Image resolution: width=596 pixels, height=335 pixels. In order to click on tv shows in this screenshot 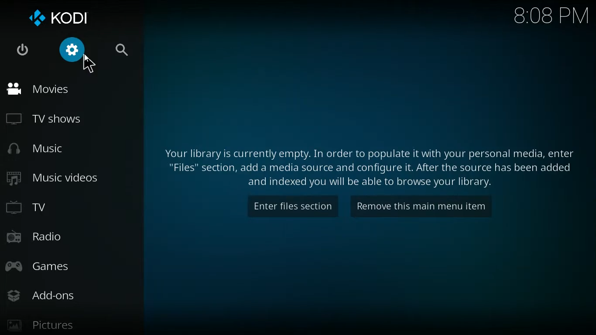, I will do `click(46, 117)`.